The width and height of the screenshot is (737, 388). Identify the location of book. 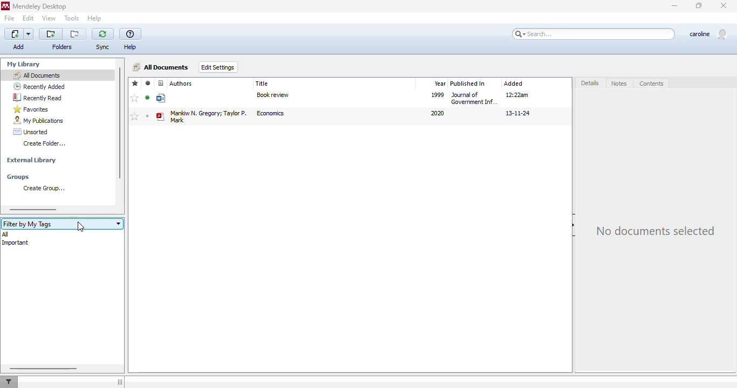
(160, 117).